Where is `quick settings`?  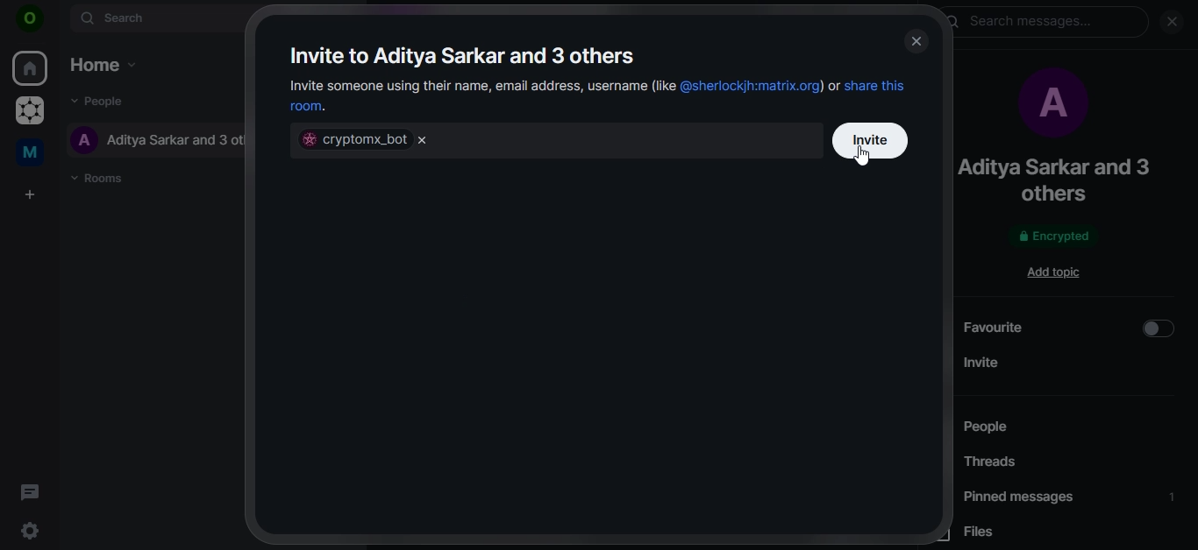 quick settings is located at coordinates (32, 531).